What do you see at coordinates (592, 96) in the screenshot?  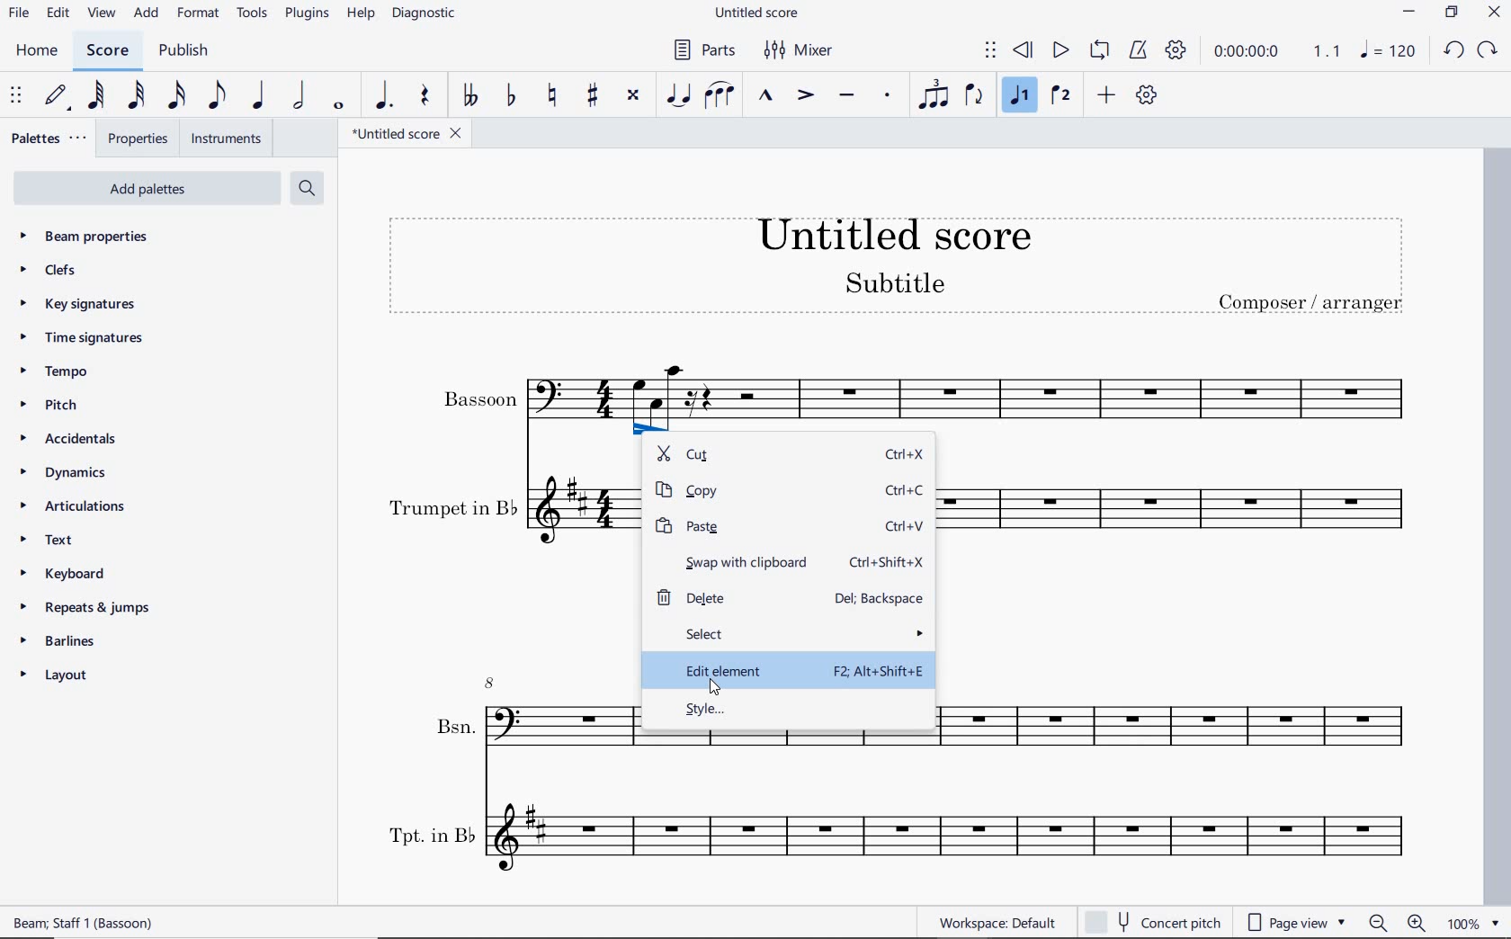 I see `toggle sharp` at bounding box center [592, 96].